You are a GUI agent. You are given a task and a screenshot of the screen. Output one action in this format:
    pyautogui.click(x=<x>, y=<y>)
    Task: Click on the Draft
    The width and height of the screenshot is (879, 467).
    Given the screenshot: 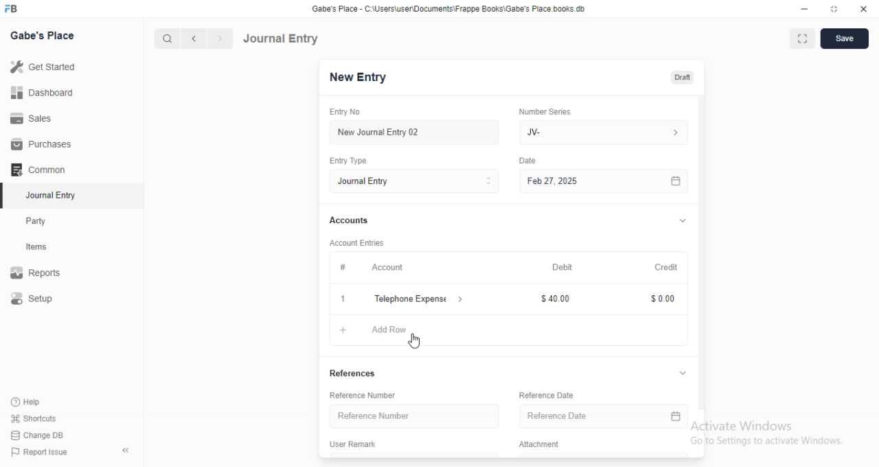 What is the action you would take?
    pyautogui.click(x=679, y=77)
    